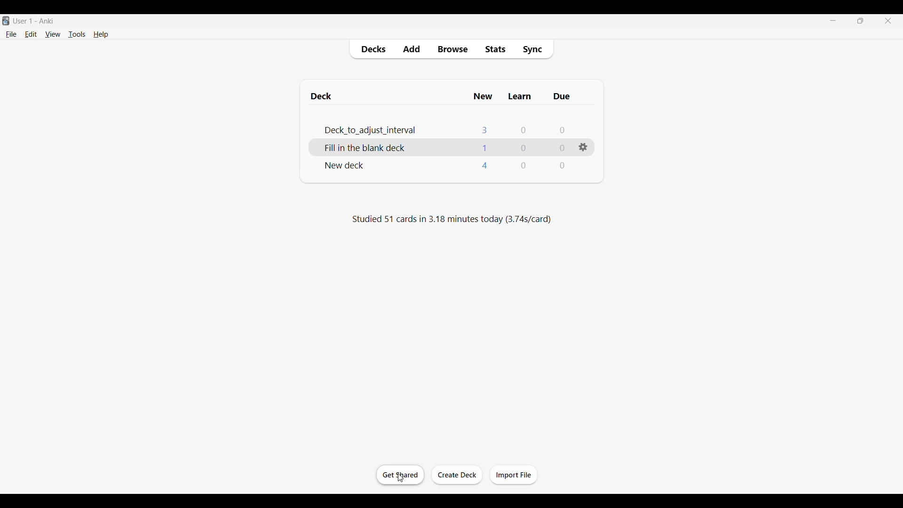  Describe the element at coordinates (11, 35) in the screenshot. I see `File menu` at that location.